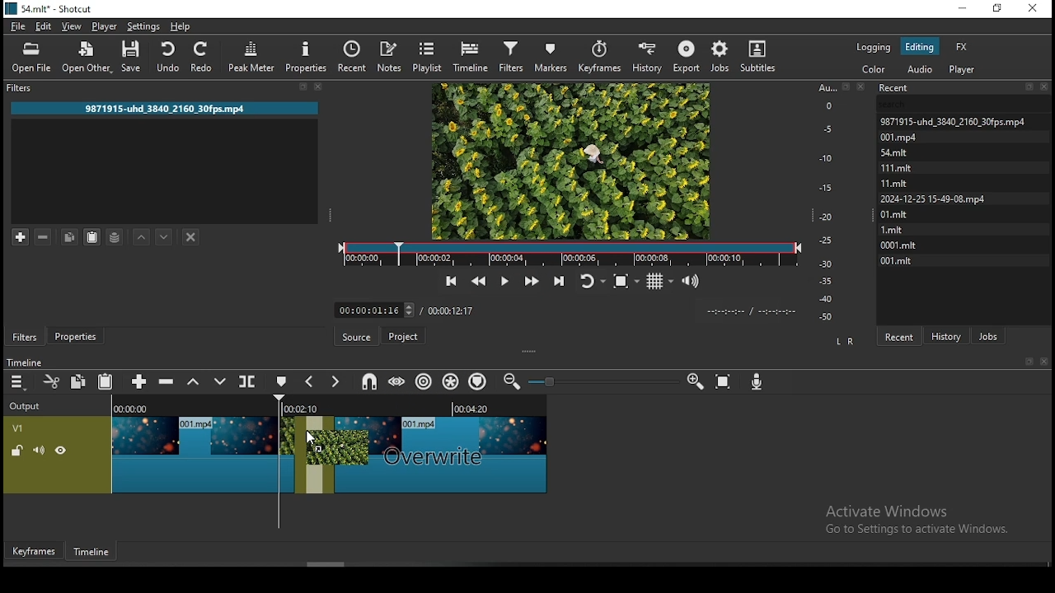  What do you see at coordinates (49, 381) in the screenshot?
I see `cut` at bounding box center [49, 381].